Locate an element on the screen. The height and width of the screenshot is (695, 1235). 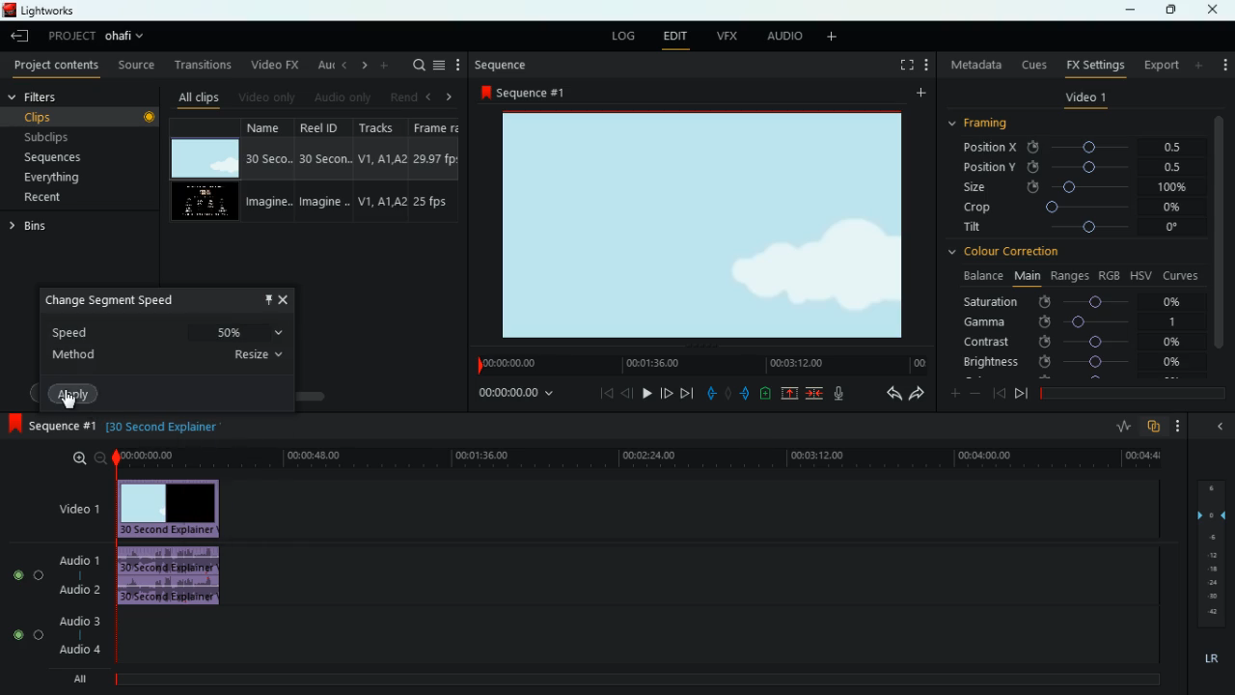
minimize is located at coordinates (1220, 425).